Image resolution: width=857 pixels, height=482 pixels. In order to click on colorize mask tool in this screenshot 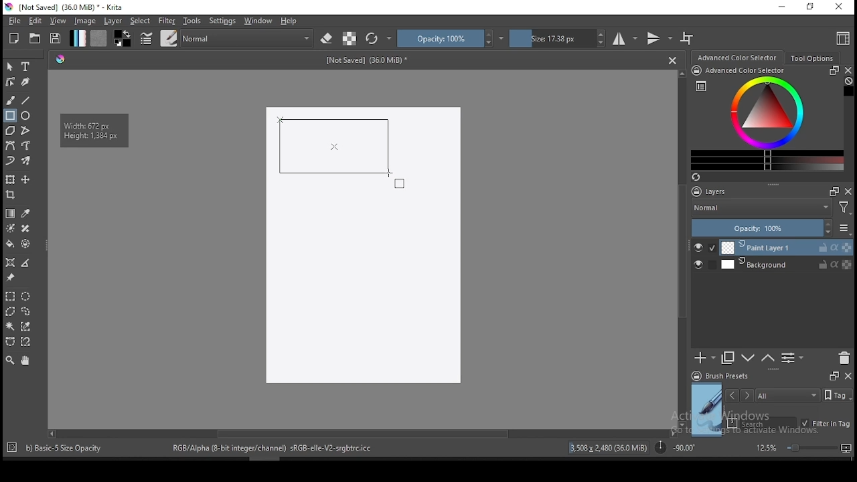, I will do `click(11, 228)`.